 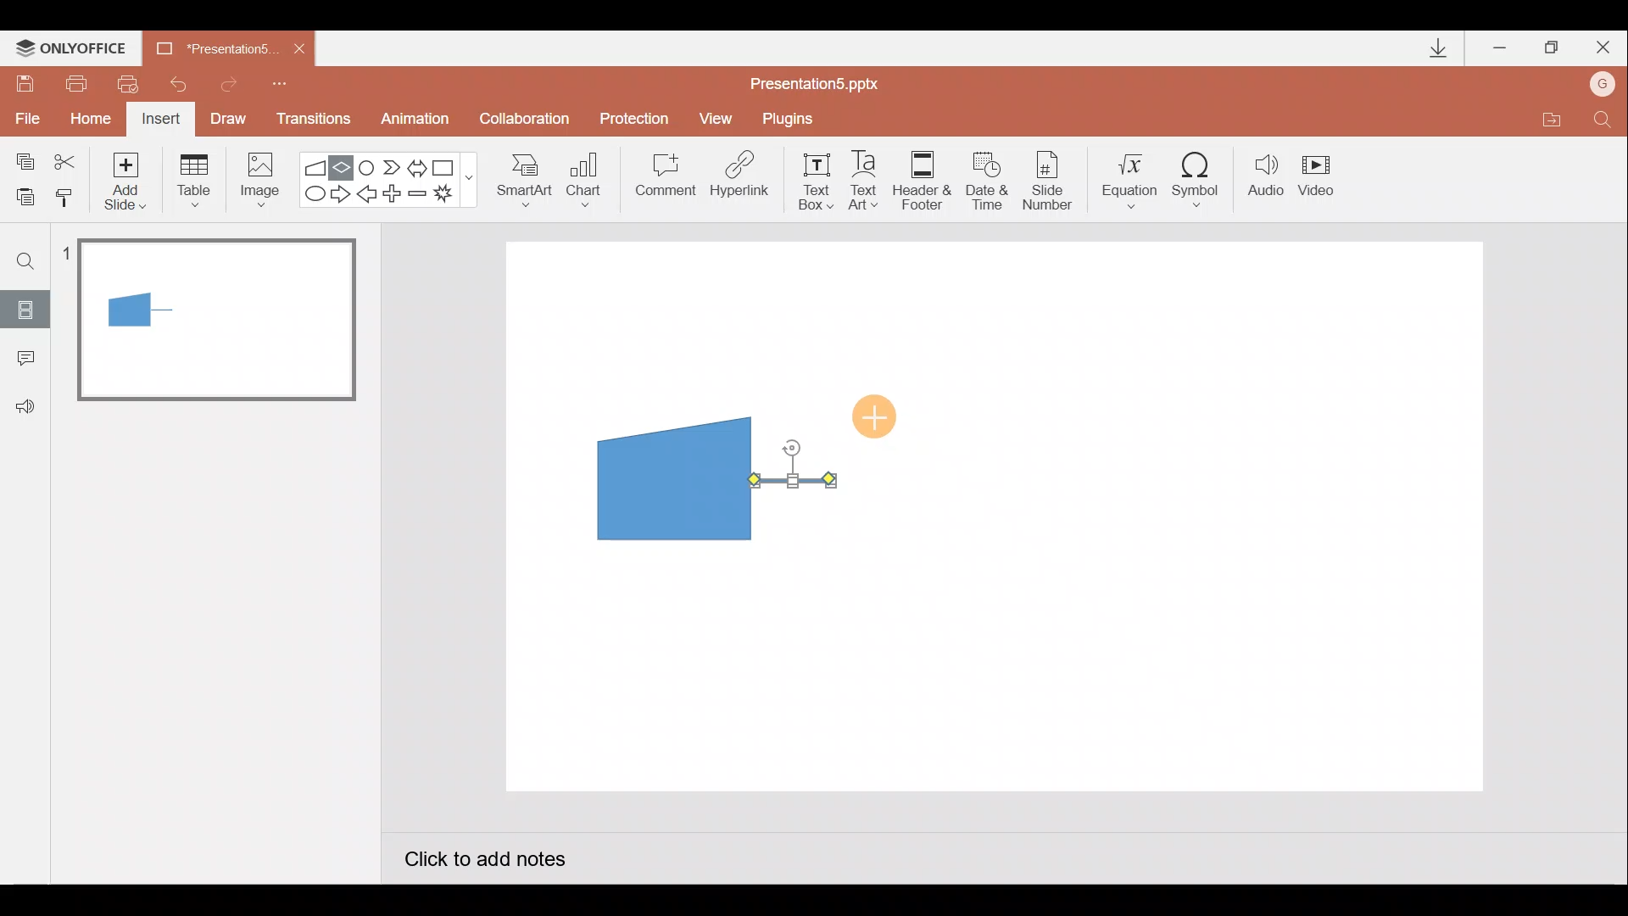 I want to click on SmartArt, so click(x=518, y=179).